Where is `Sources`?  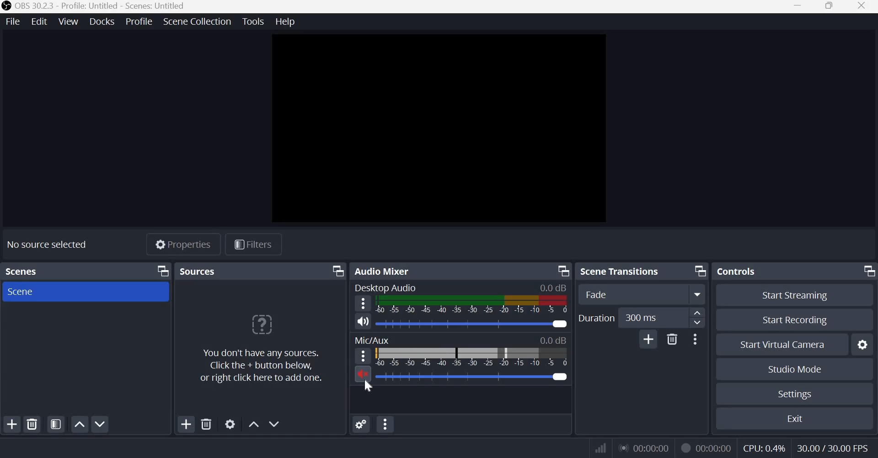 Sources is located at coordinates (199, 270).